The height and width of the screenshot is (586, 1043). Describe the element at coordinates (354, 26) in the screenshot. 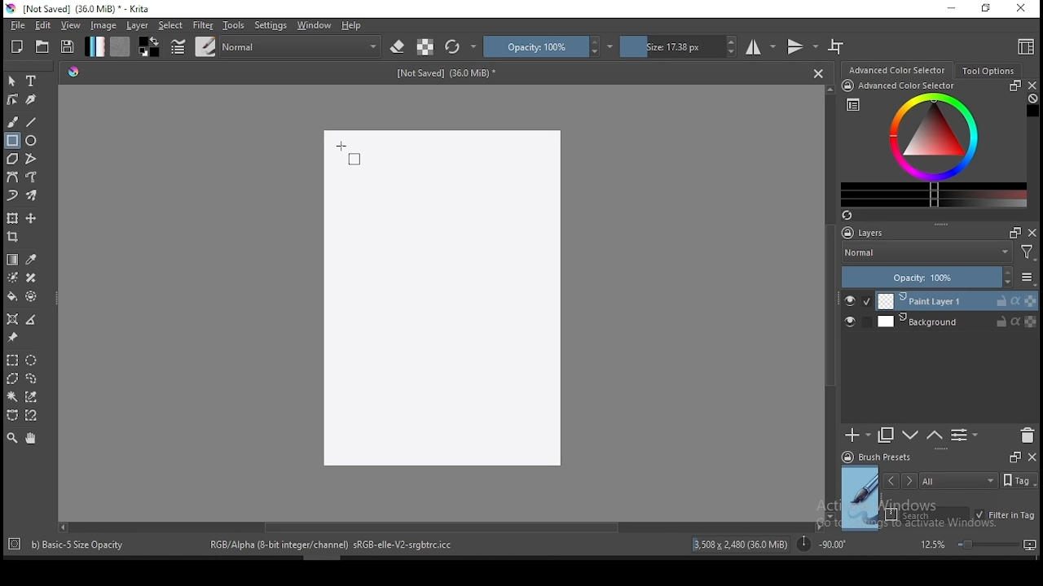

I see `help` at that location.